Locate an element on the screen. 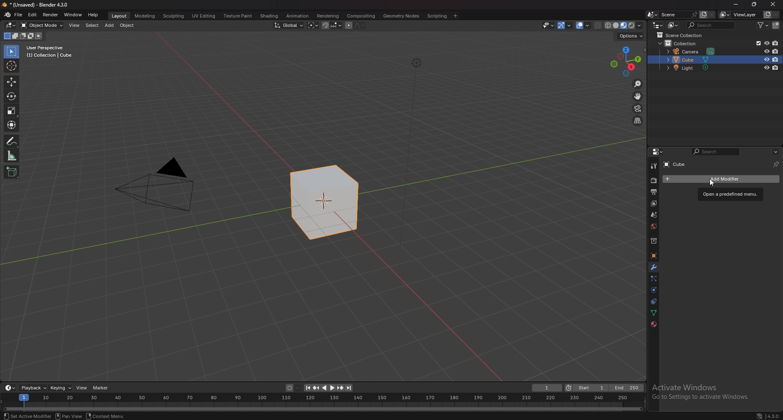 This screenshot has width=783, height=420. jump to endpoint is located at coordinates (307, 388).